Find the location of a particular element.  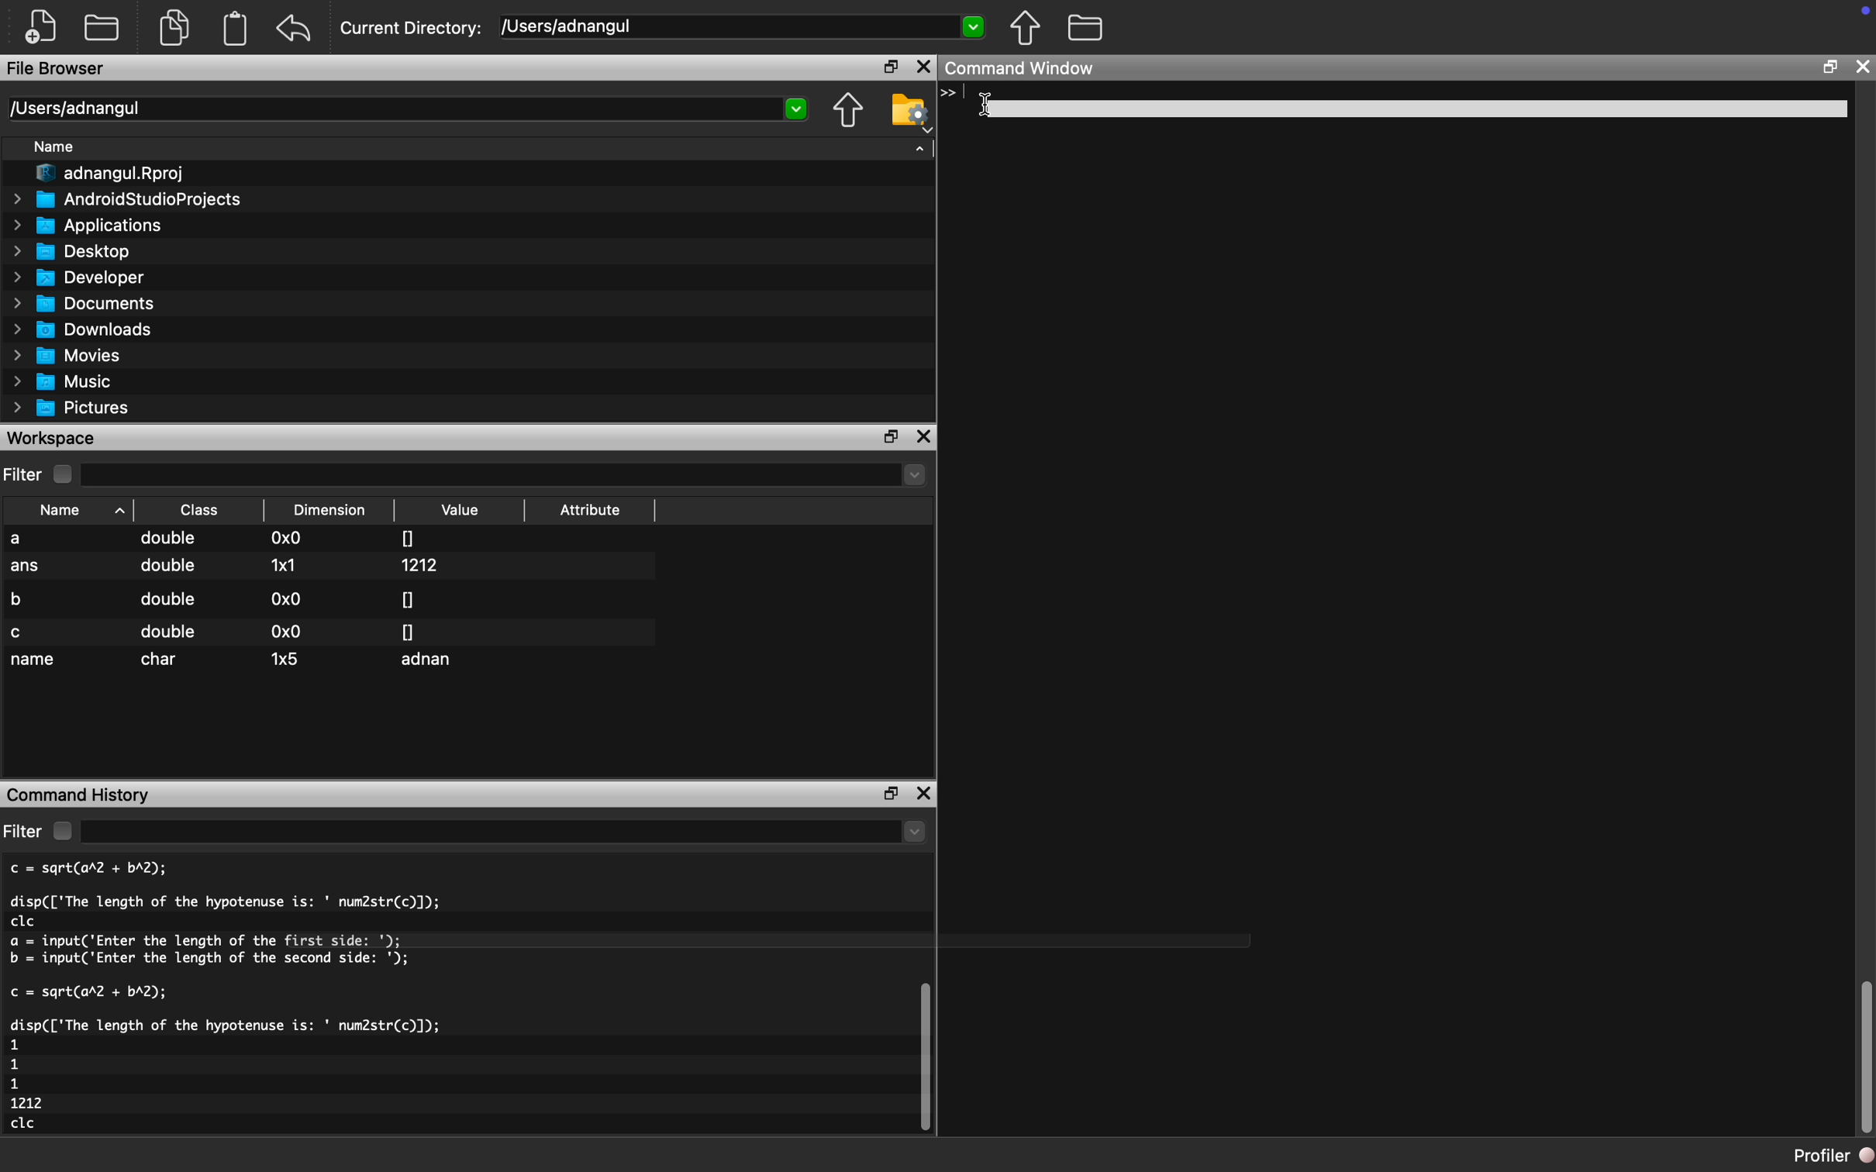

typing cursor is located at coordinates (954, 102).